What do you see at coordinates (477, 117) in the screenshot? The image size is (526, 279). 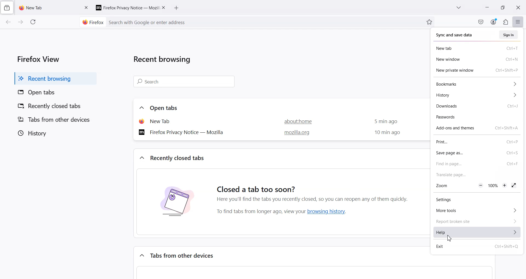 I see `Passwords` at bounding box center [477, 117].